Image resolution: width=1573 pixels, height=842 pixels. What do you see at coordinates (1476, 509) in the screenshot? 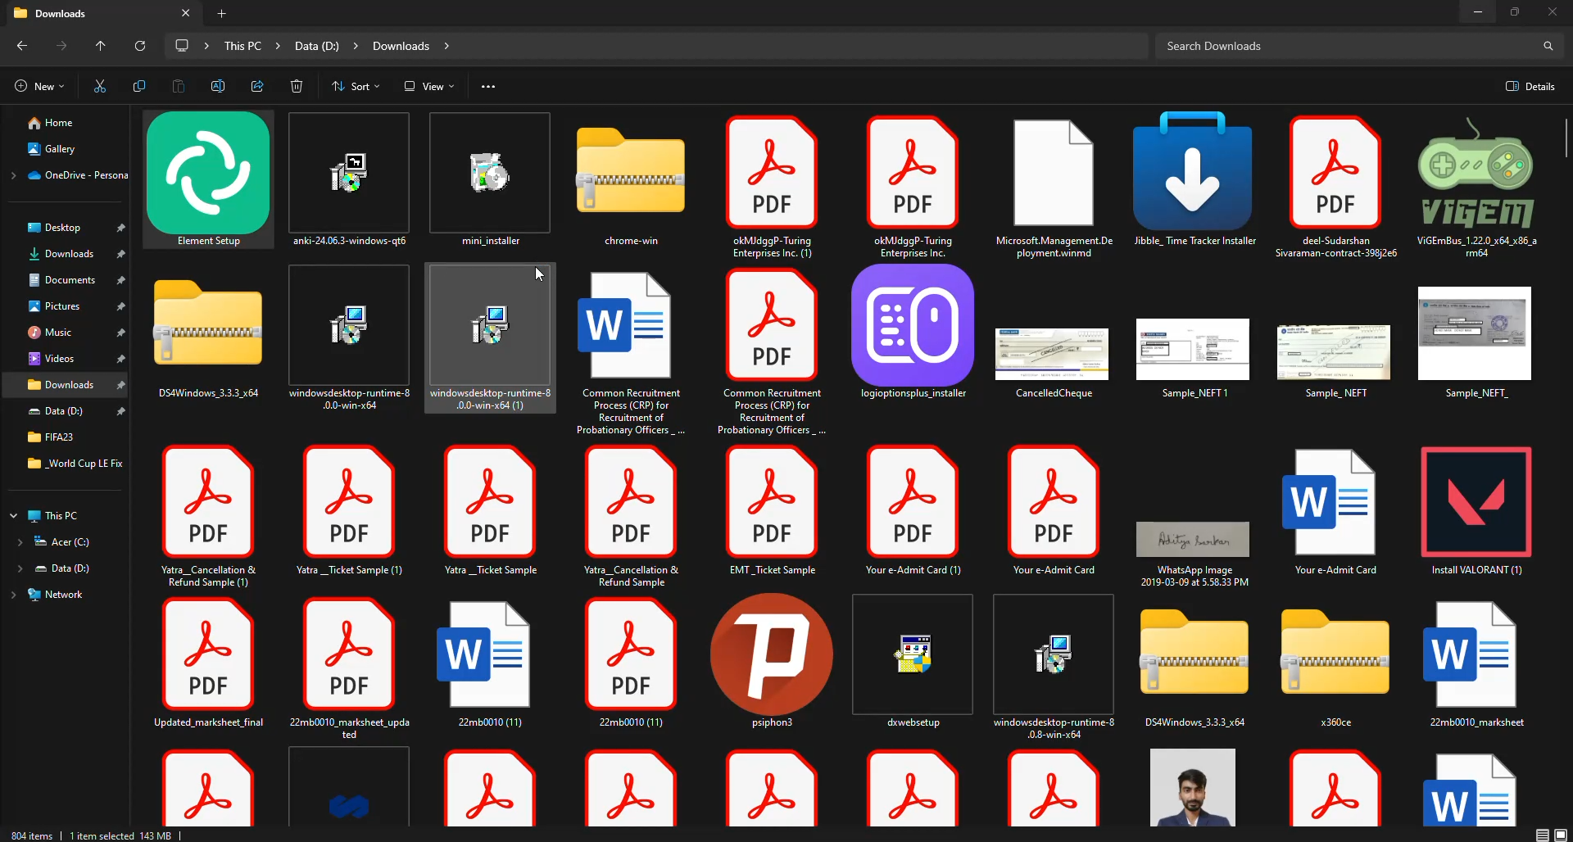
I see `file` at bounding box center [1476, 509].